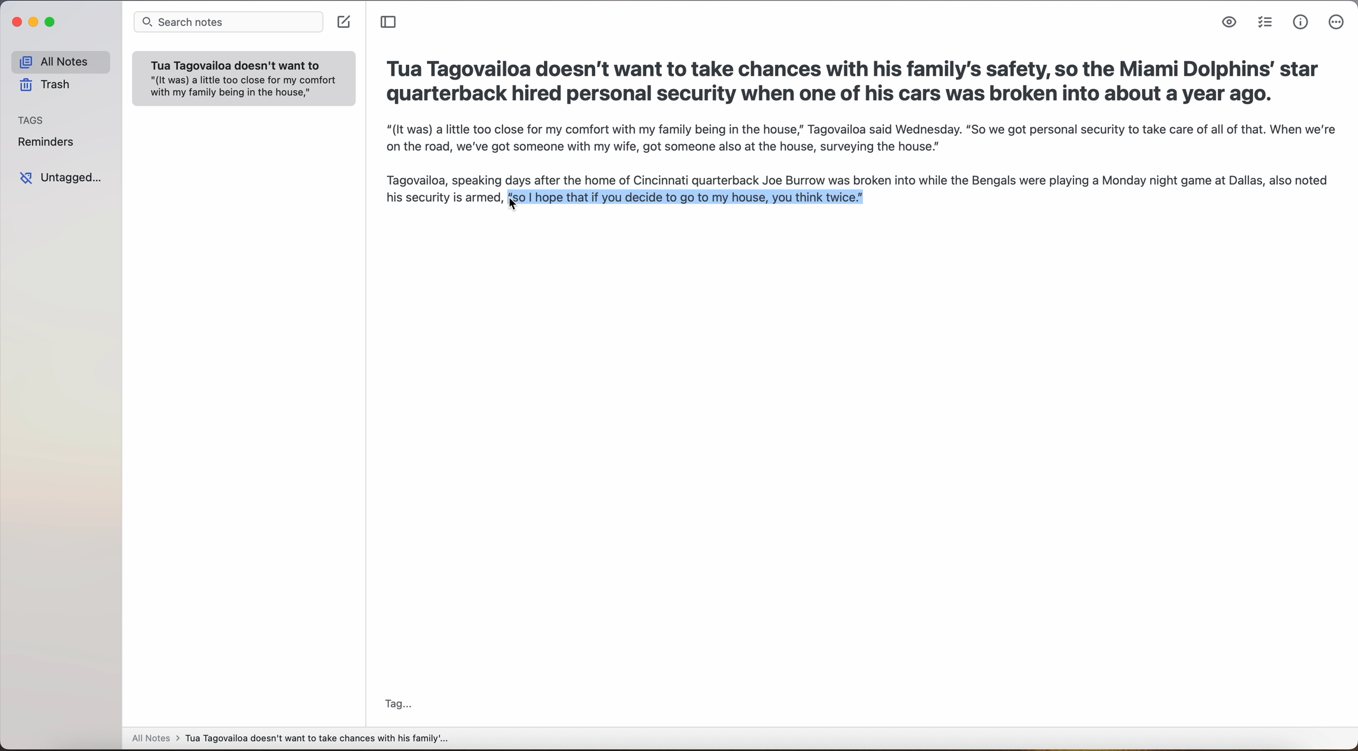 Image resolution: width=1358 pixels, height=751 pixels. Describe the element at coordinates (1300, 23) in the screenshot. I see `metrics` at that location.